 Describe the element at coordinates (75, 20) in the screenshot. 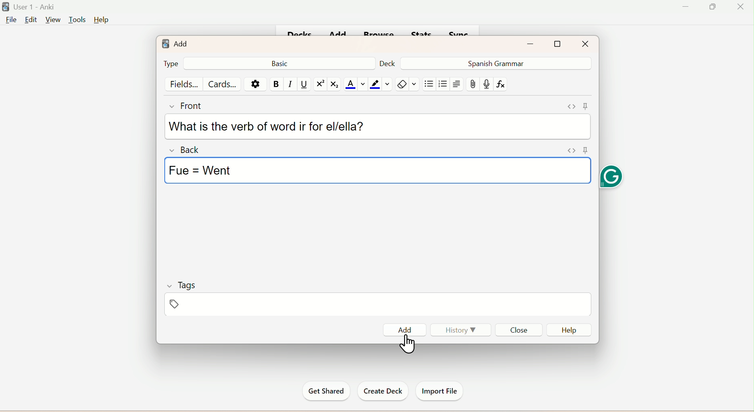

I see `Tools` at that location.